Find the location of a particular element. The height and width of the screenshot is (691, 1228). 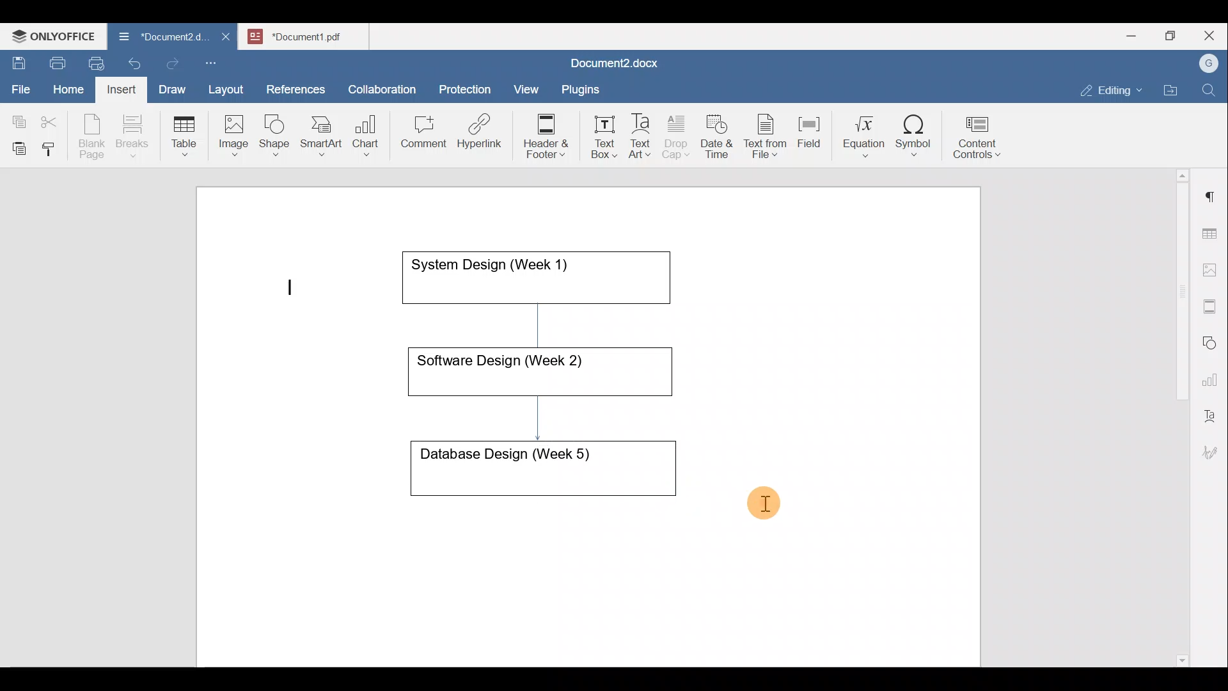

Protection is located at coordinates (469, 88).